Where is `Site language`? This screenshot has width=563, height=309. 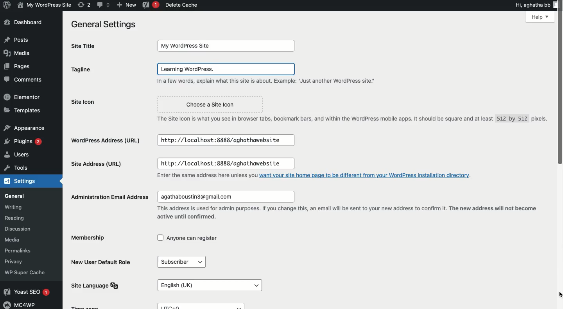
Site language is located at coordinates (94, 285).